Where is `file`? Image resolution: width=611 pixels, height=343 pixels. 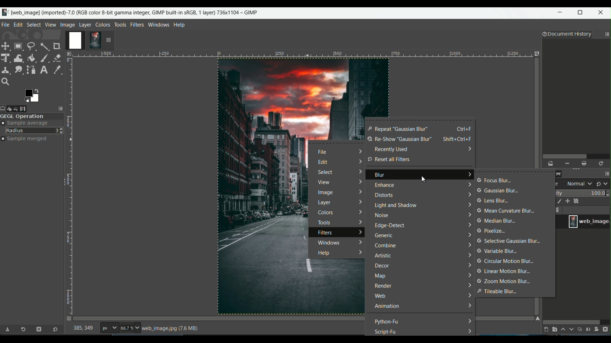 file is located at coordinates (324, 152).